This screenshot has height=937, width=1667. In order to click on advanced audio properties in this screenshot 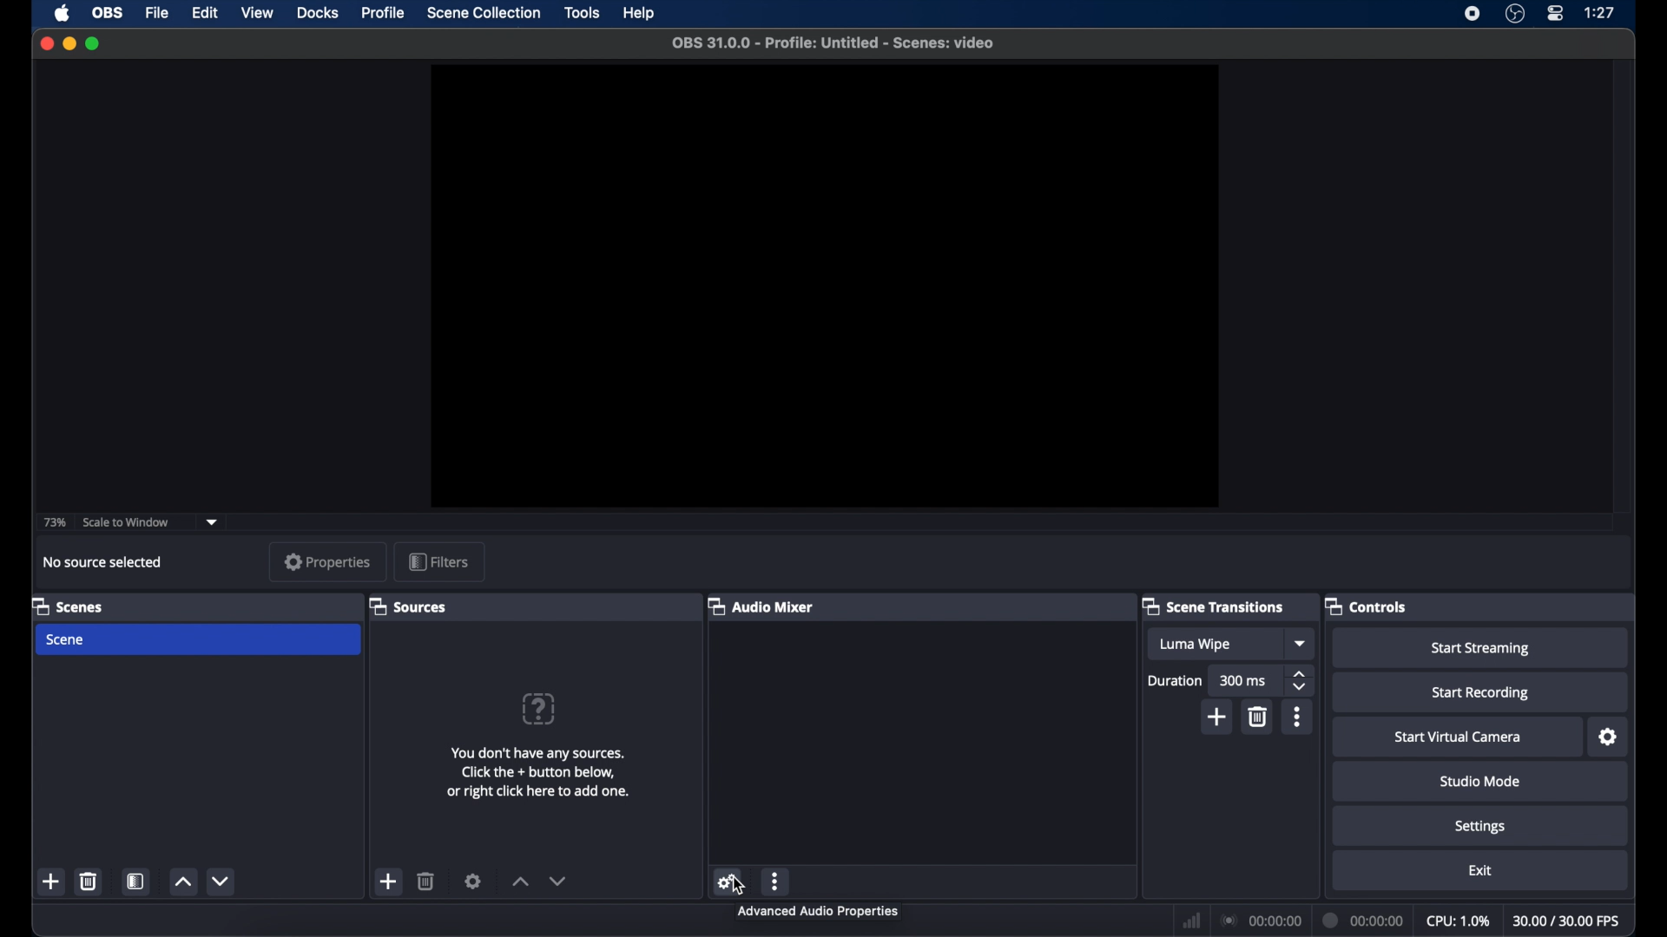, I will do `click(814, 911)`.